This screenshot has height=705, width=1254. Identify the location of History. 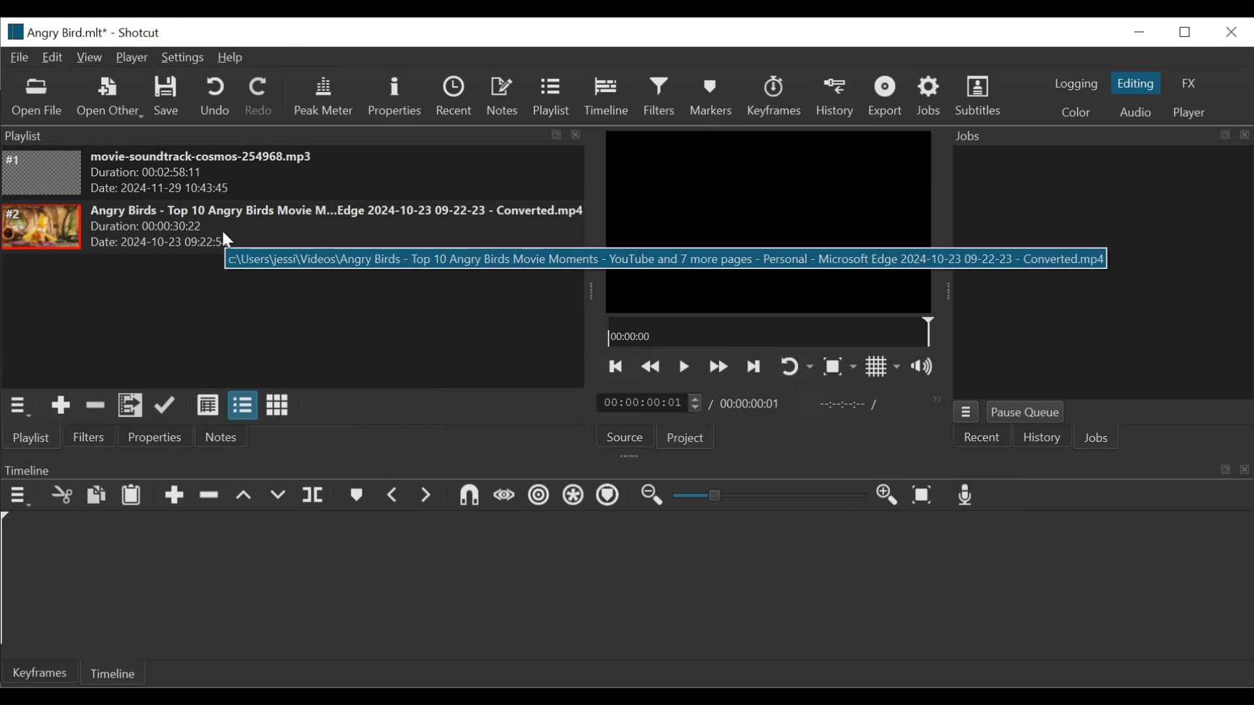
(1041, 437).